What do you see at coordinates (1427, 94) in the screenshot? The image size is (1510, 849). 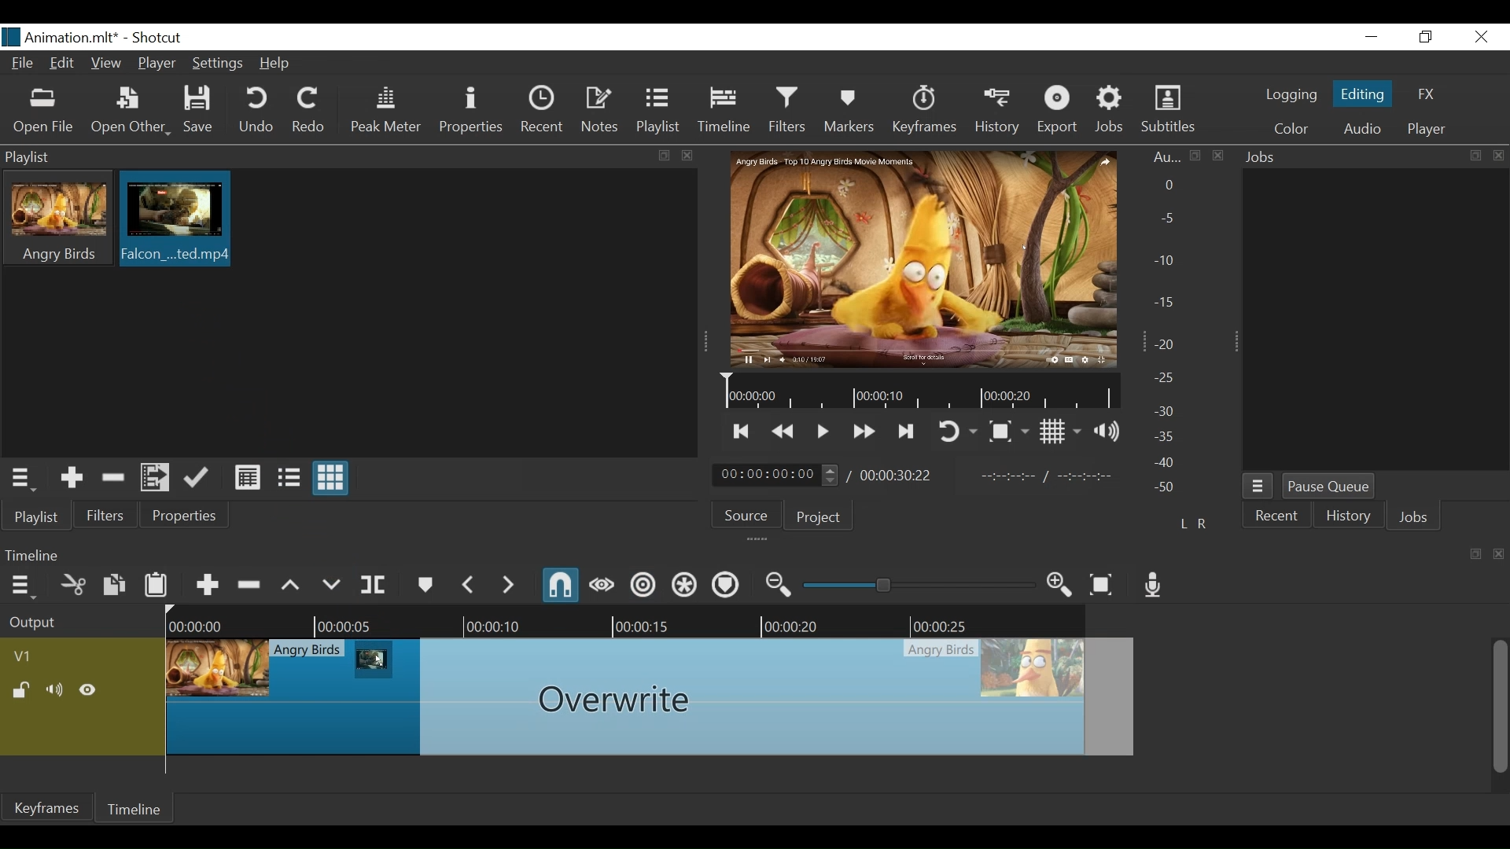 I see `FX` at bounding box center [1427, 94].